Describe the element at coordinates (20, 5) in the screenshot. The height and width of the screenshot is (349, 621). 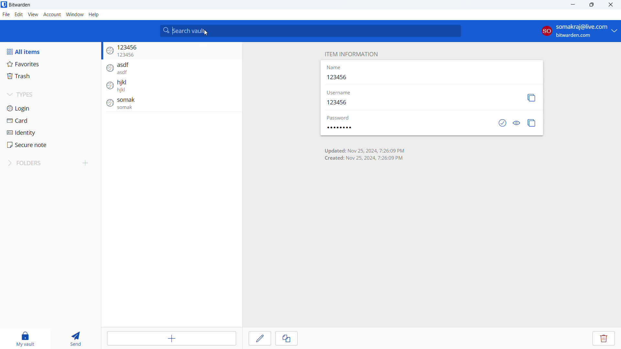
I see `title` at that location.